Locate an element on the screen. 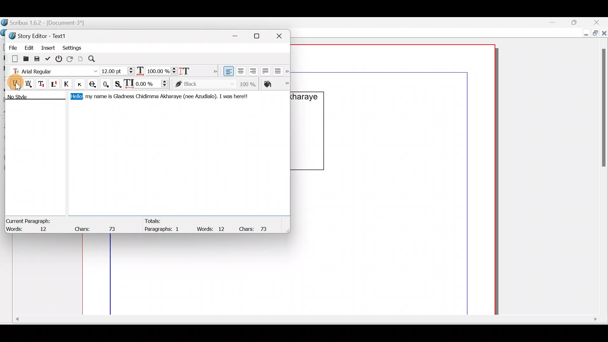 This screenshot has width=608, height=342. Totals: Paragraphs: 1 is located at coordinates (163, 225).